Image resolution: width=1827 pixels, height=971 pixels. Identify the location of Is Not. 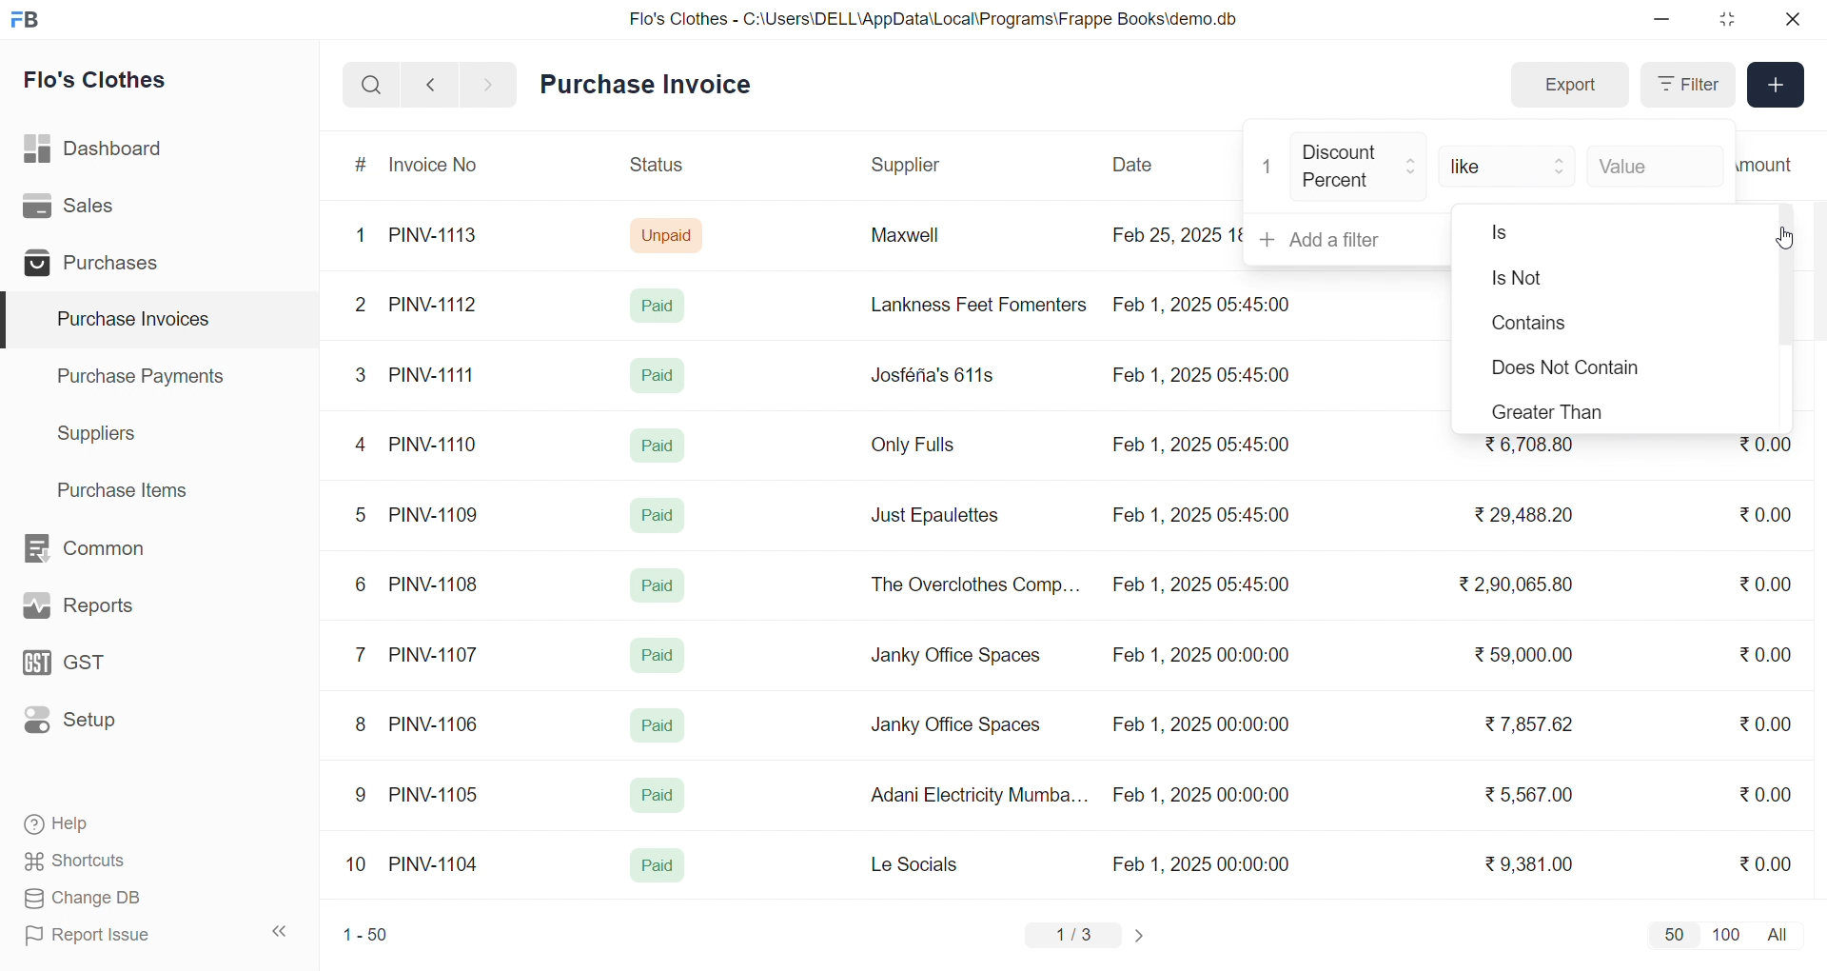
(1574, 280).